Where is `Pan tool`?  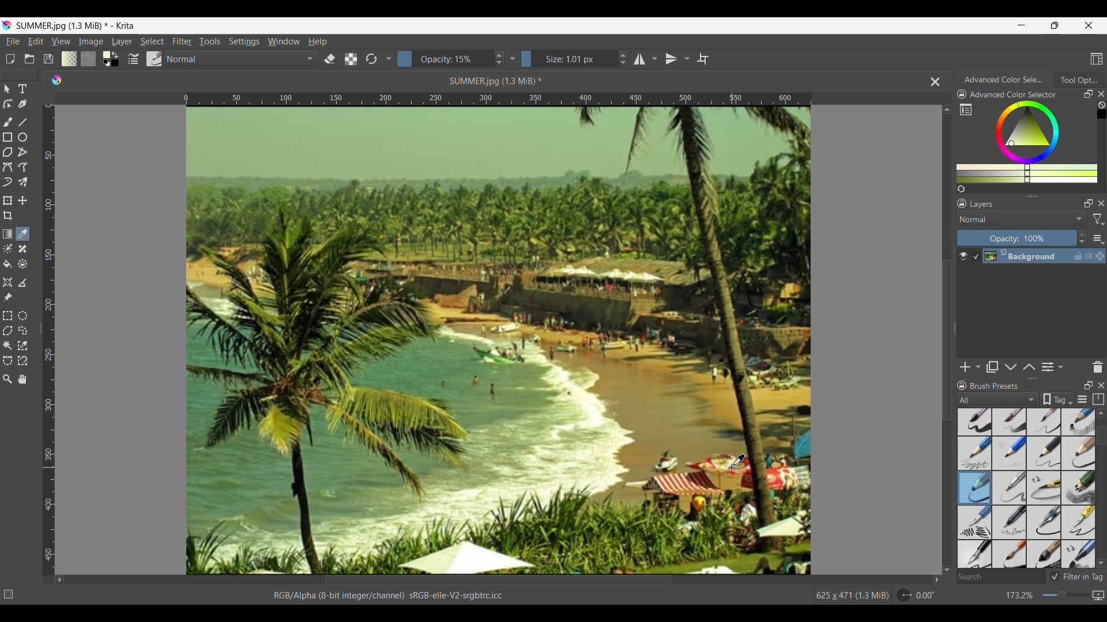
Pan tool is located at coordinates (22, 379).